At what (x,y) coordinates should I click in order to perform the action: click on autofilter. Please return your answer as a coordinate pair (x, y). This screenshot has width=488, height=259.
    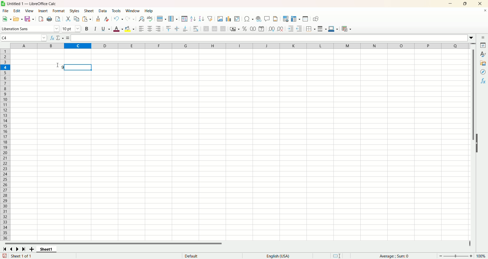
    Looking at the image, I should click on (211, 19).